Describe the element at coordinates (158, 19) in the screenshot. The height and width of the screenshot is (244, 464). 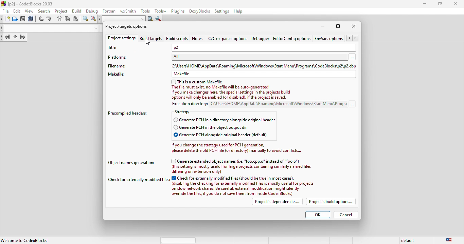
I see `show options window` at that location.